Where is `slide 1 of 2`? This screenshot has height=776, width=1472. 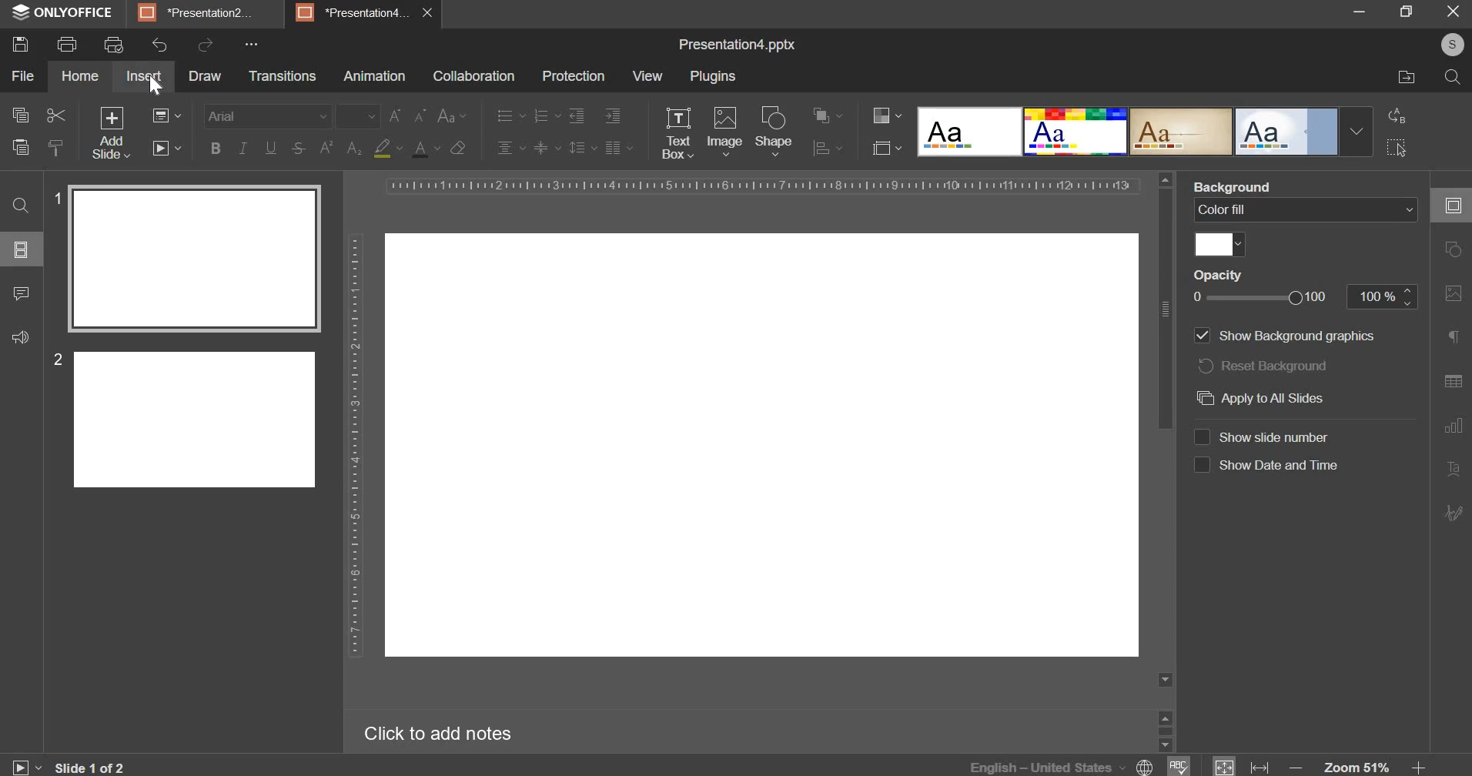
slide 1 of 2 is located at coordinates (92, 765).